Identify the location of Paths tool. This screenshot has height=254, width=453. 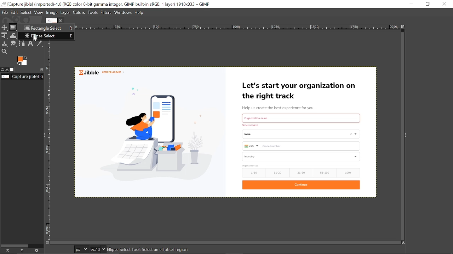
(23, 44).